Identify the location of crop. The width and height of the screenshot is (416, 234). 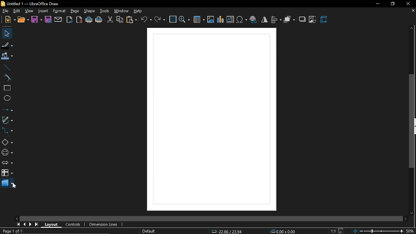
(312, 19).